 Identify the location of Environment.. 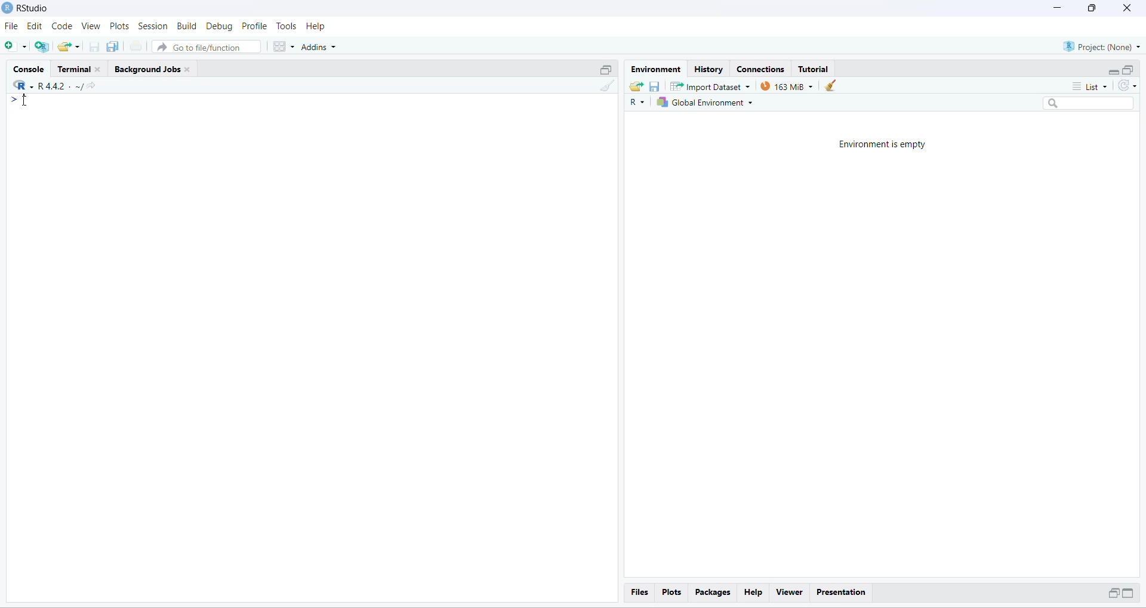
(655, 69).